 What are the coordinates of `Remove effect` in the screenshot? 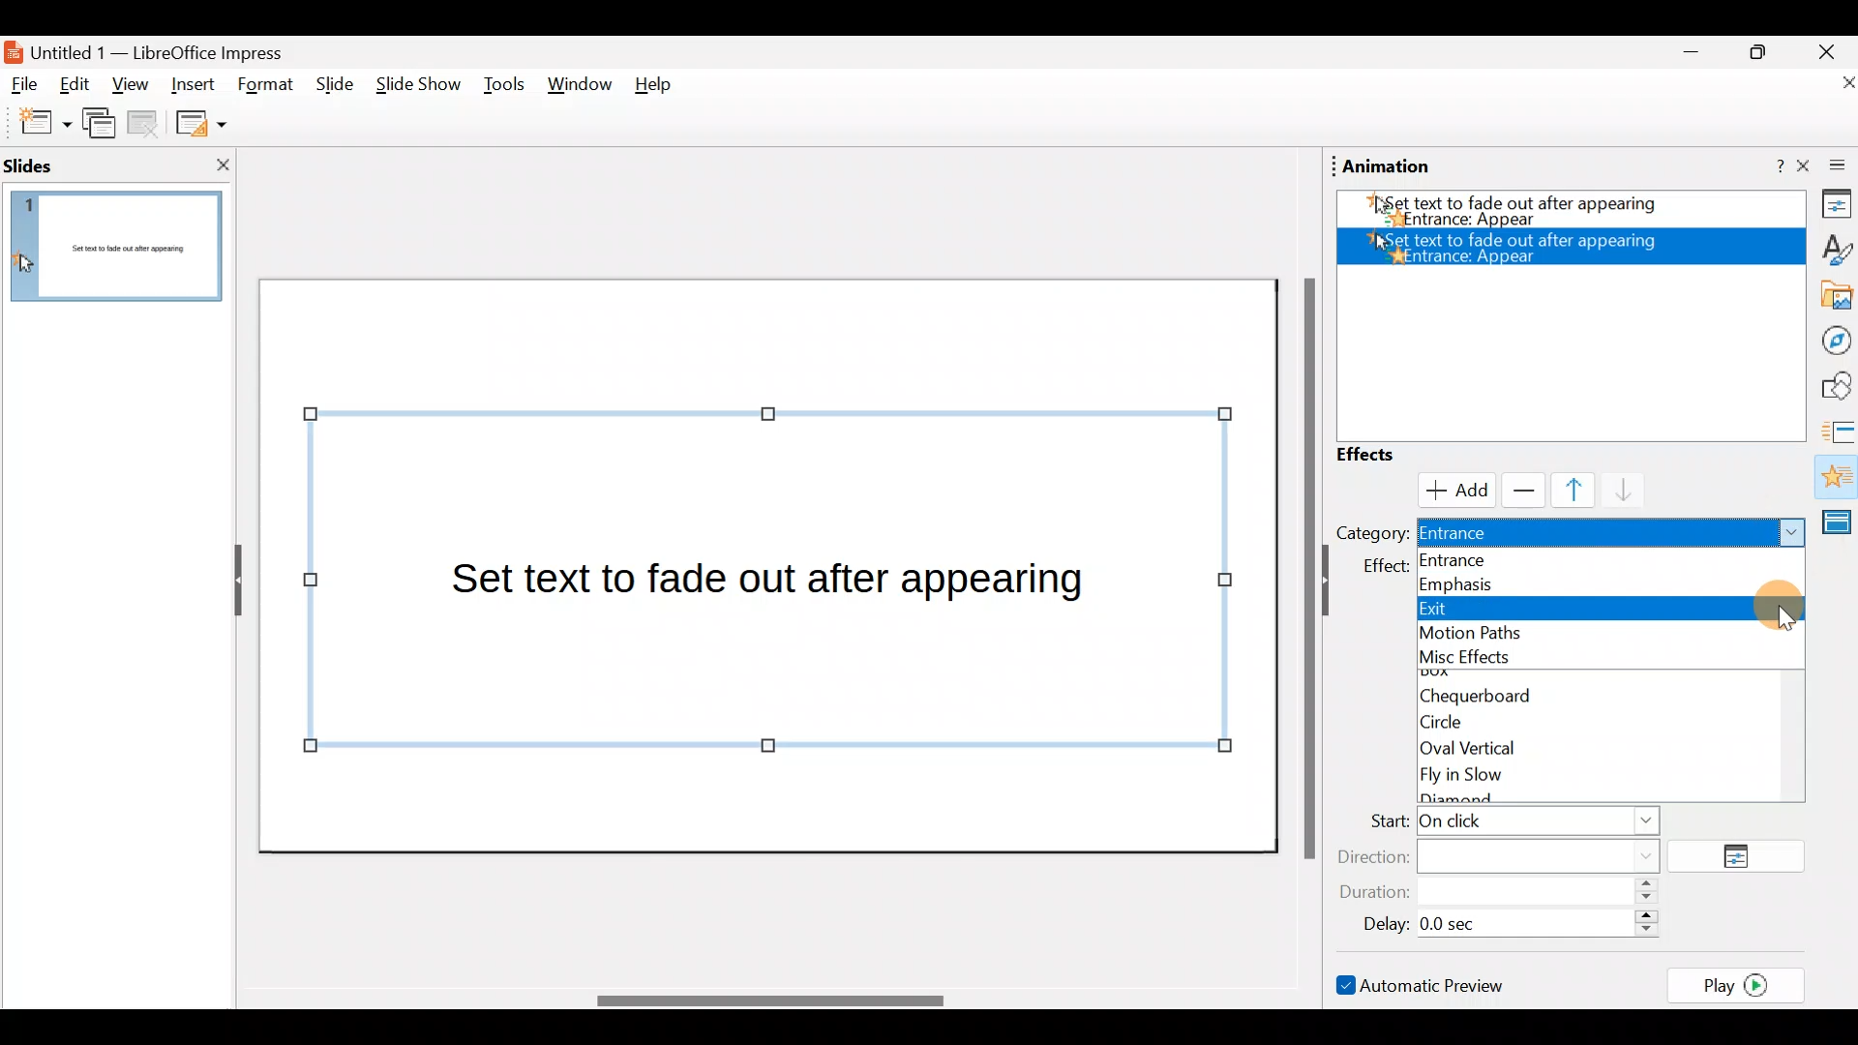 It's located at (1519, 490).